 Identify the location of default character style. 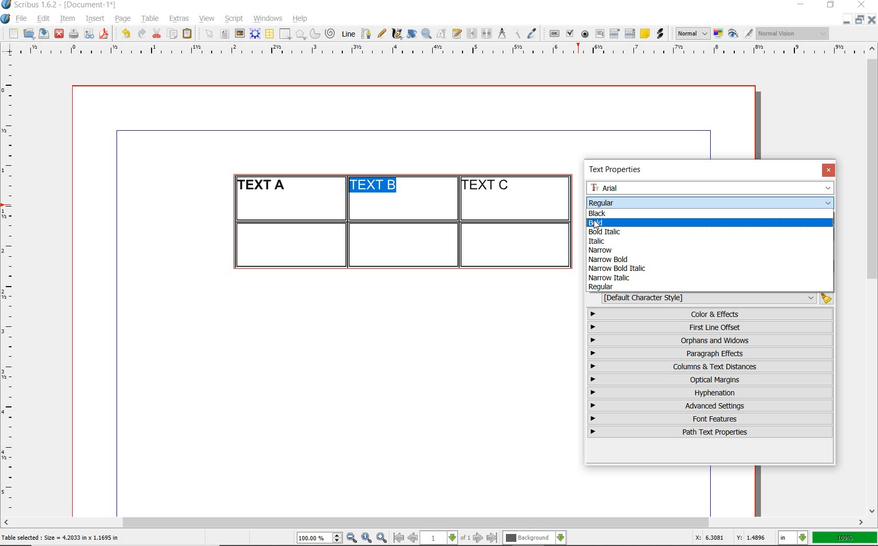
(714, 298).